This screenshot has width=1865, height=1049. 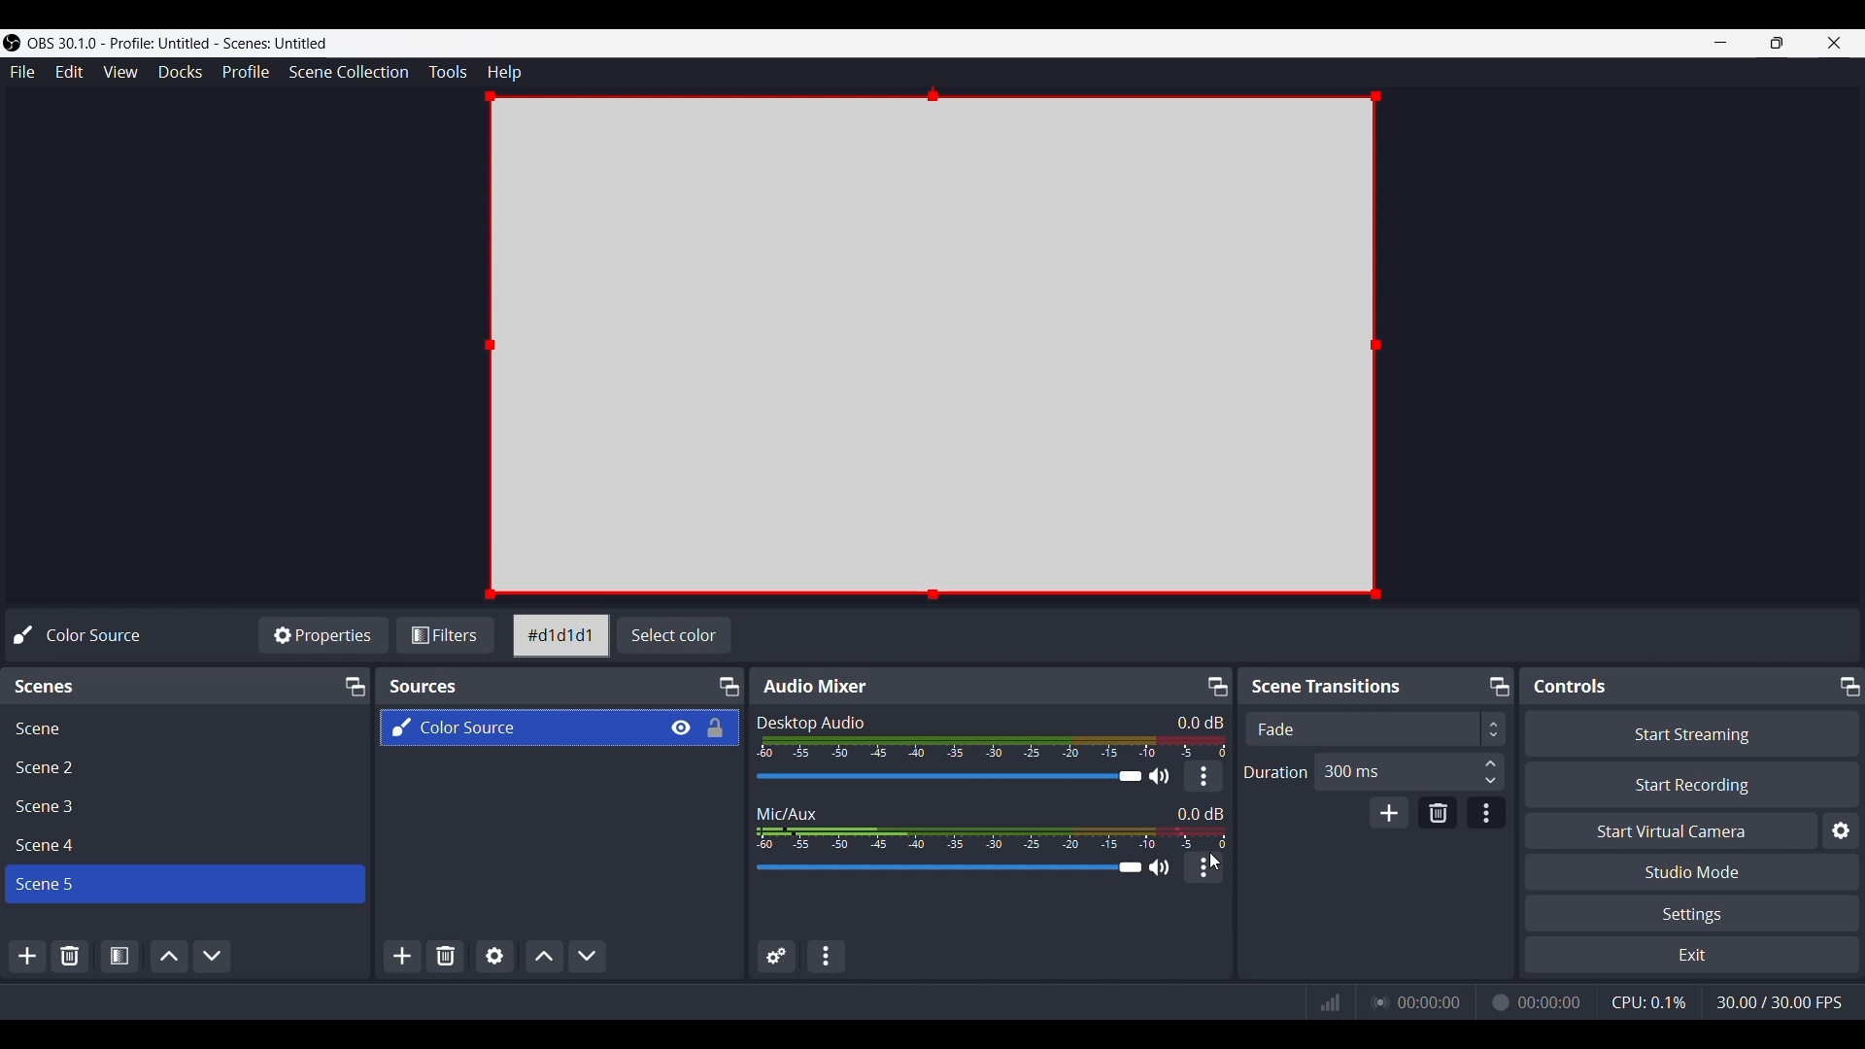 What do you see at coordinates (724, 686) in the screenshot?
I see `Maximize` at bounding box center [724, 686].